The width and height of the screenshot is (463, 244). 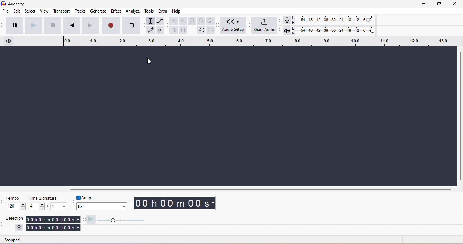 I want to click on playback level, so click(x=334, y=31).